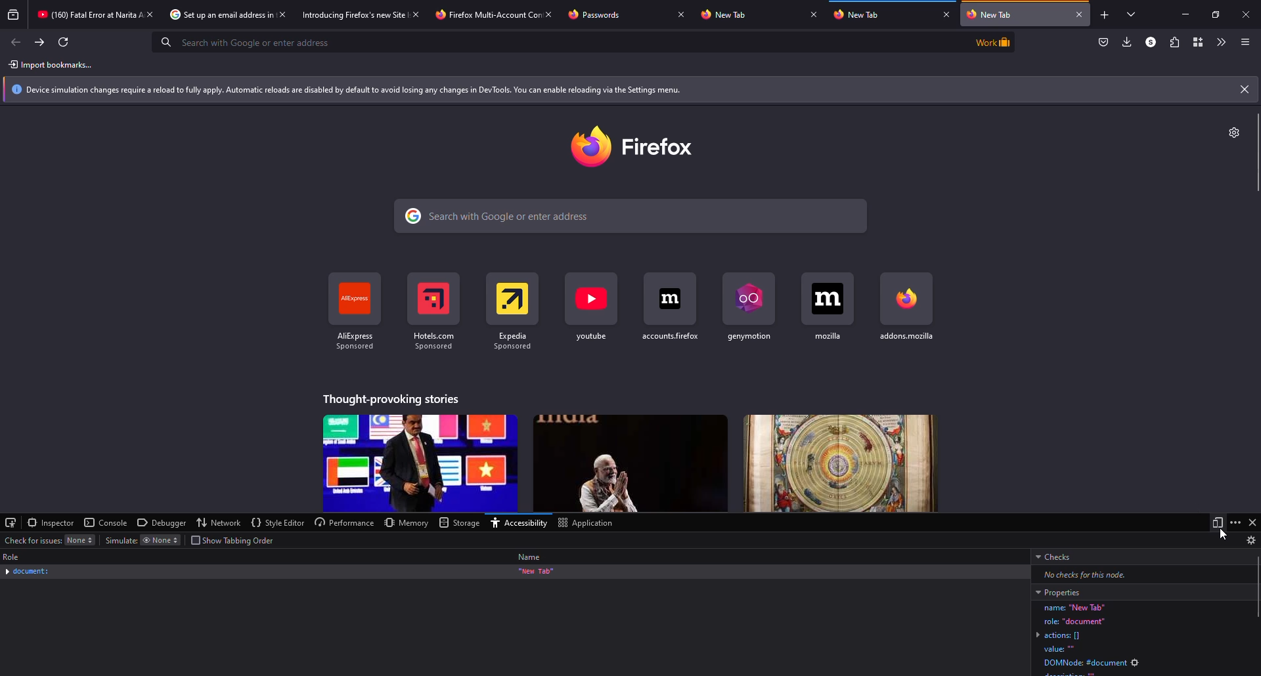  I want to click on import bookmarks, so click(53, 65).